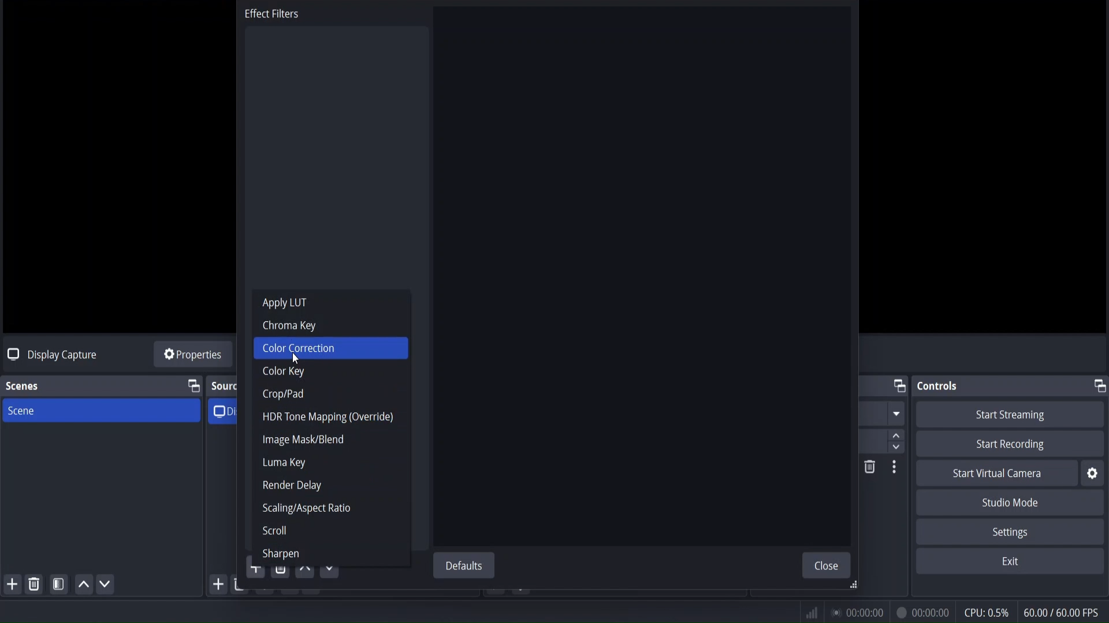  What do you see at coordinates (283, 463) in the screenshot?
I see `luma key` at bounding box center [283, 463].